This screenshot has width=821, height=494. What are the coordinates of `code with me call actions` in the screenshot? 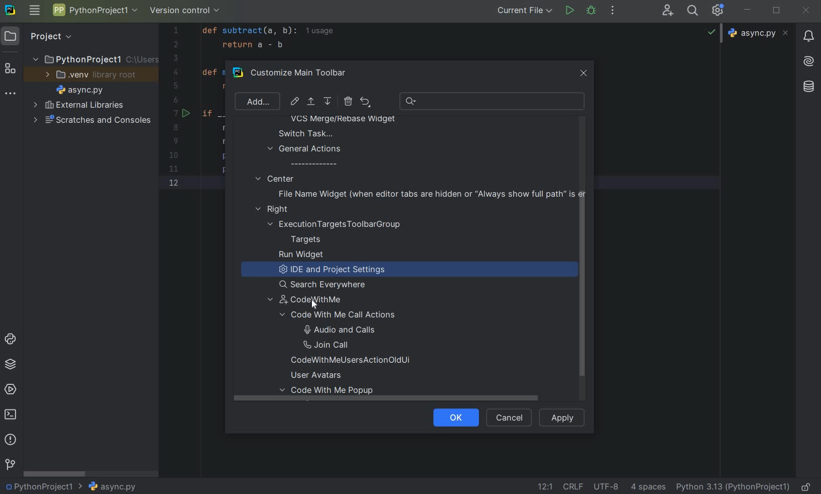 It's located at (349, 315).